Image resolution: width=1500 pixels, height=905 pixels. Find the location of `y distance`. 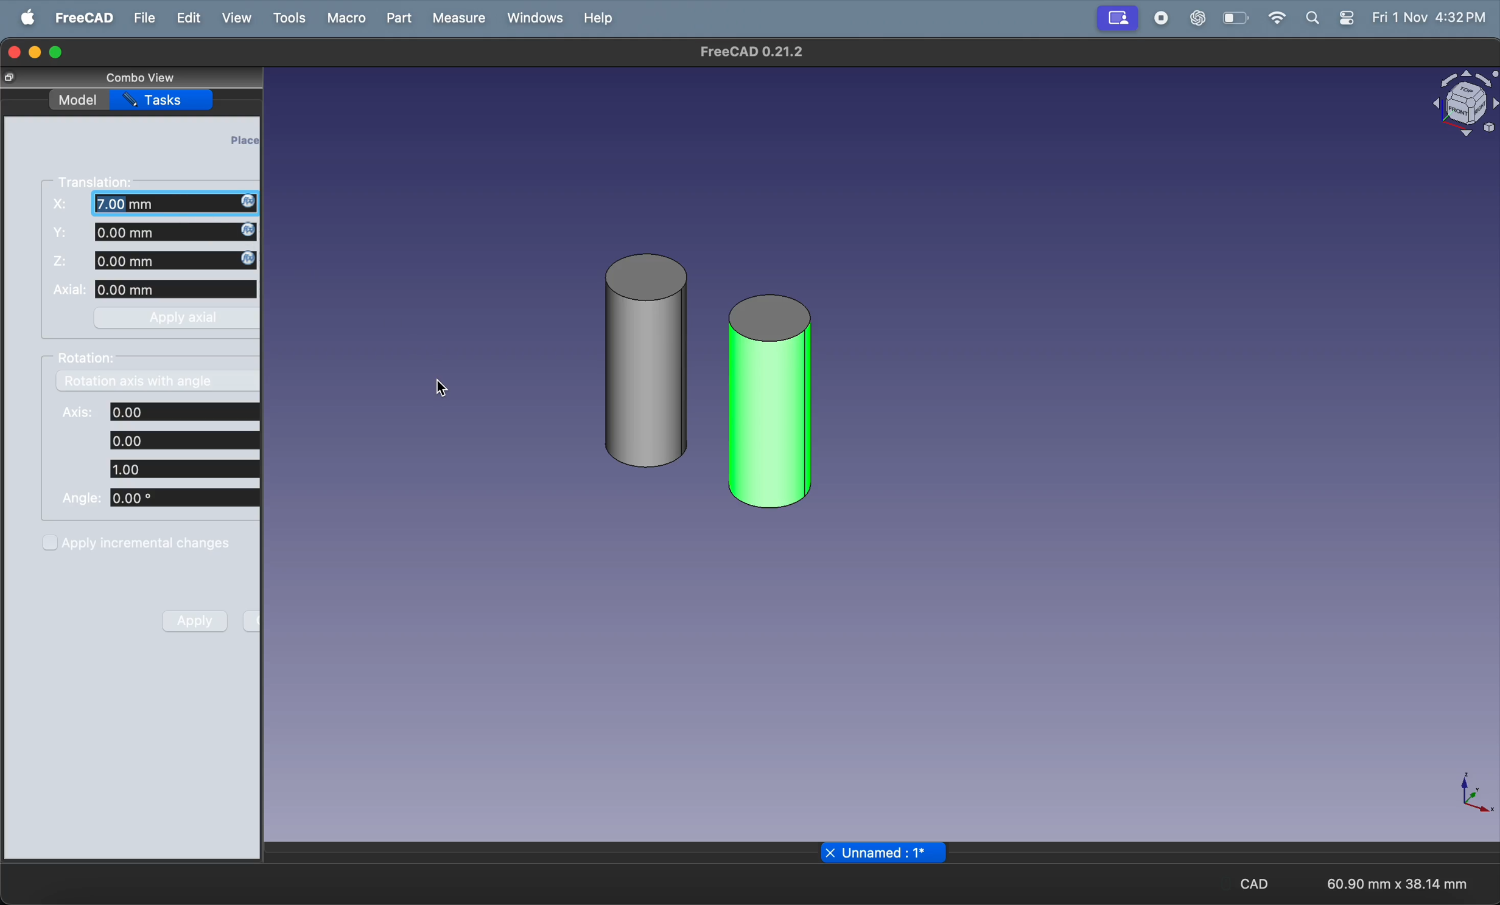

y distance is located at coordinates (173, 232).